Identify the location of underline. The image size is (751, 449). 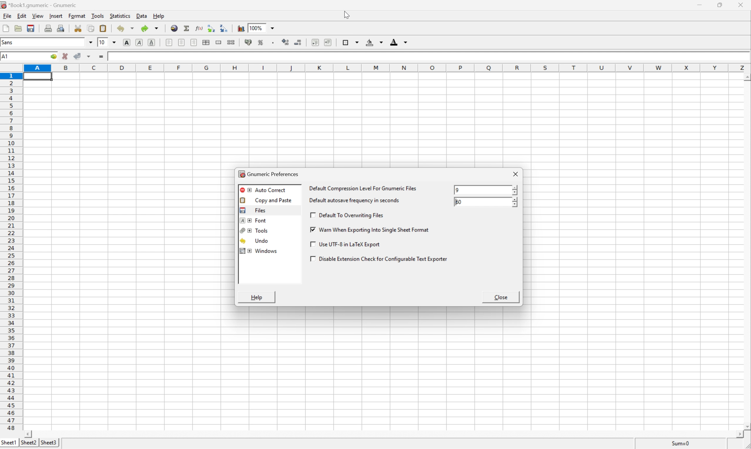
(151, 42).